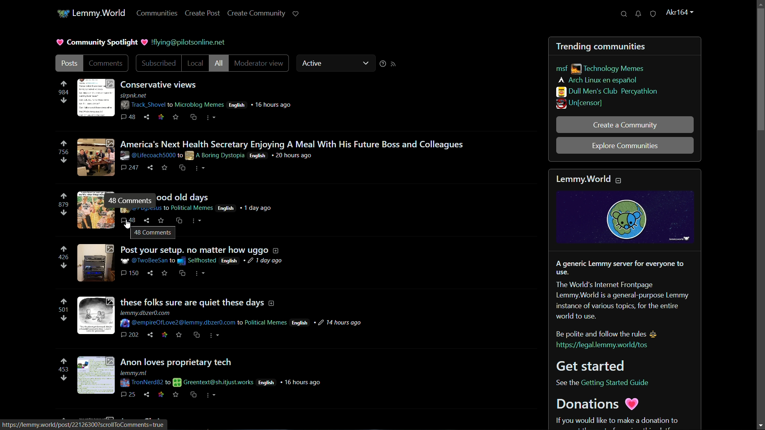 The width and height of the screenshot is (765, 430). I want to click on comments, so click(107, 63).